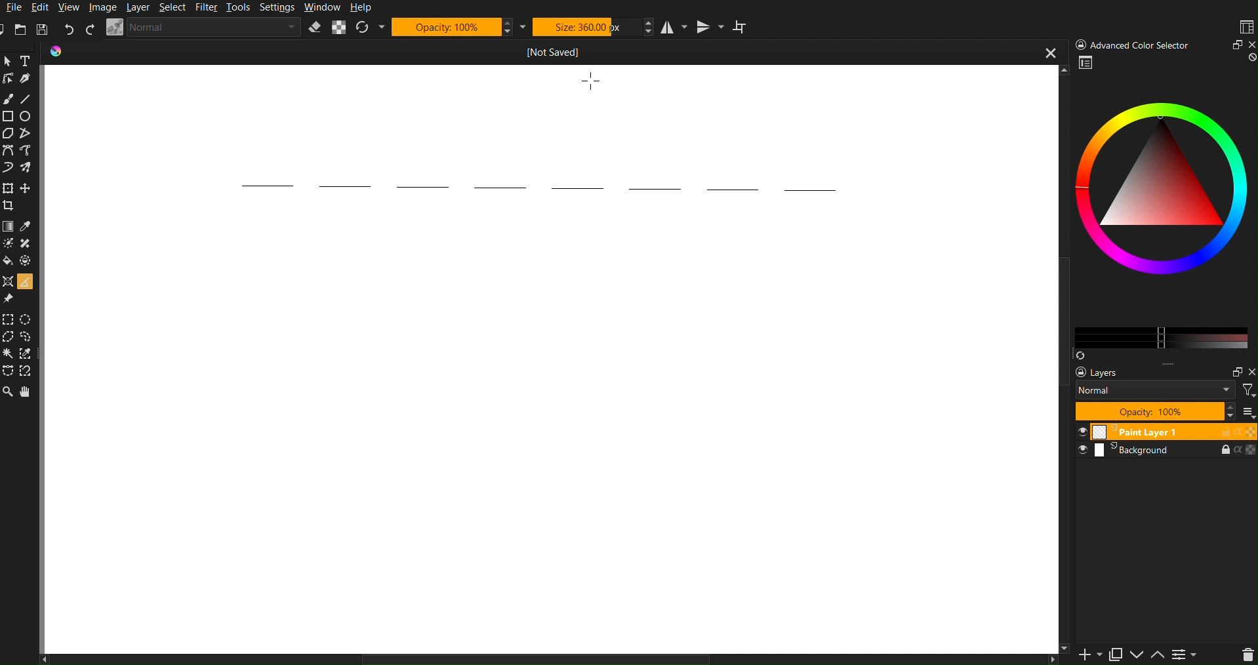  I want to click on Picker Marquee, so click(28, 354).